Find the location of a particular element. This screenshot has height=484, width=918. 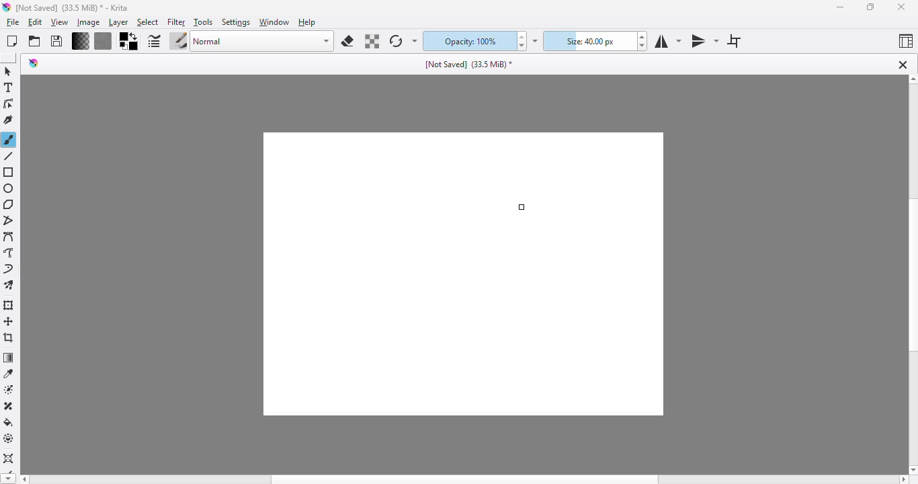

fill patterns is located at coordinates (103, 42).